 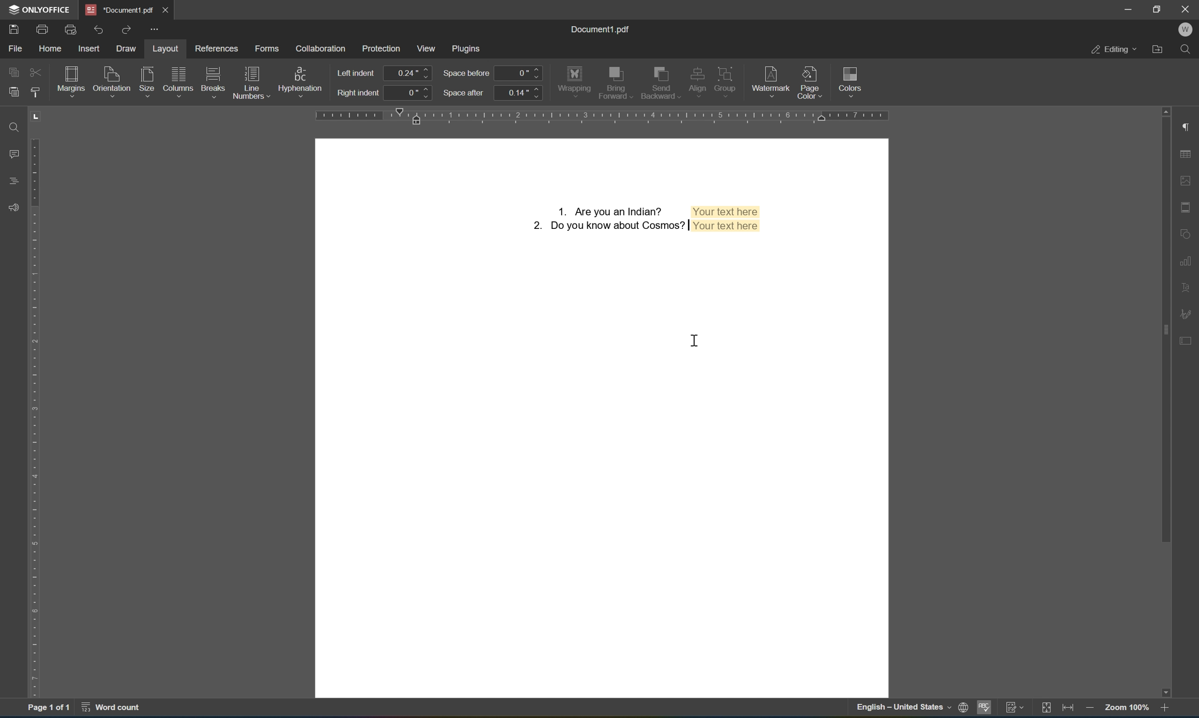 What do you see at coordinates (73, 79) in the screenshot?
I see `margins` at bounding box center [73, 79].